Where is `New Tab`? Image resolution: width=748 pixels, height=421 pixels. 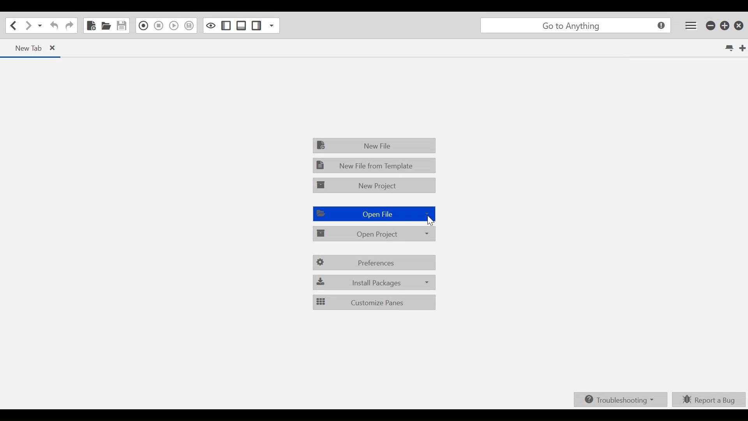
New Tab is located at coordinates (740, 47).